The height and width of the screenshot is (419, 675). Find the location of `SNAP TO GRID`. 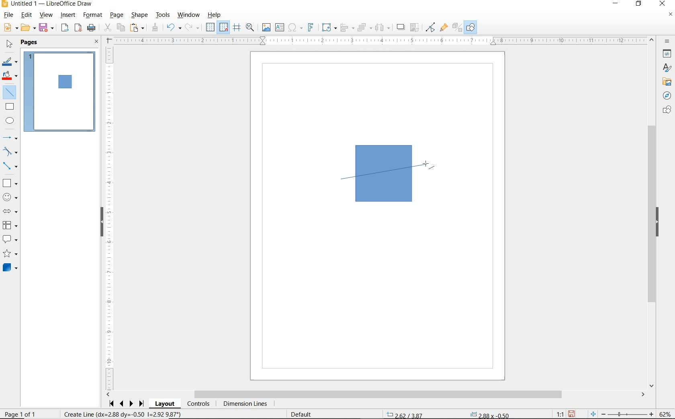

SNAP TO GRID is located at coordinates (224, 27).